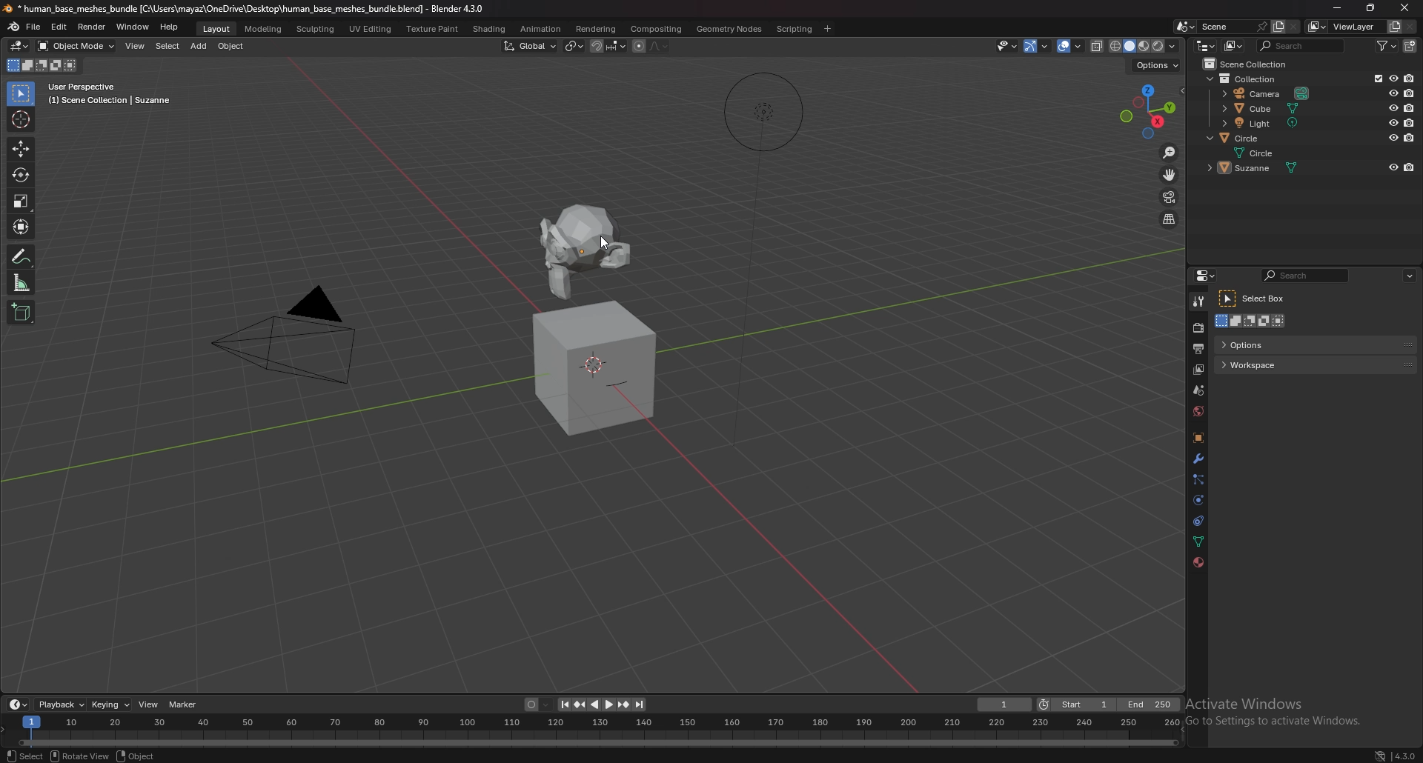 This screenshot has height=763, width=1423. What do you see at coordinates (1379, 755) in the screenshot?
I see `network` at bounding box center [1379, 755].